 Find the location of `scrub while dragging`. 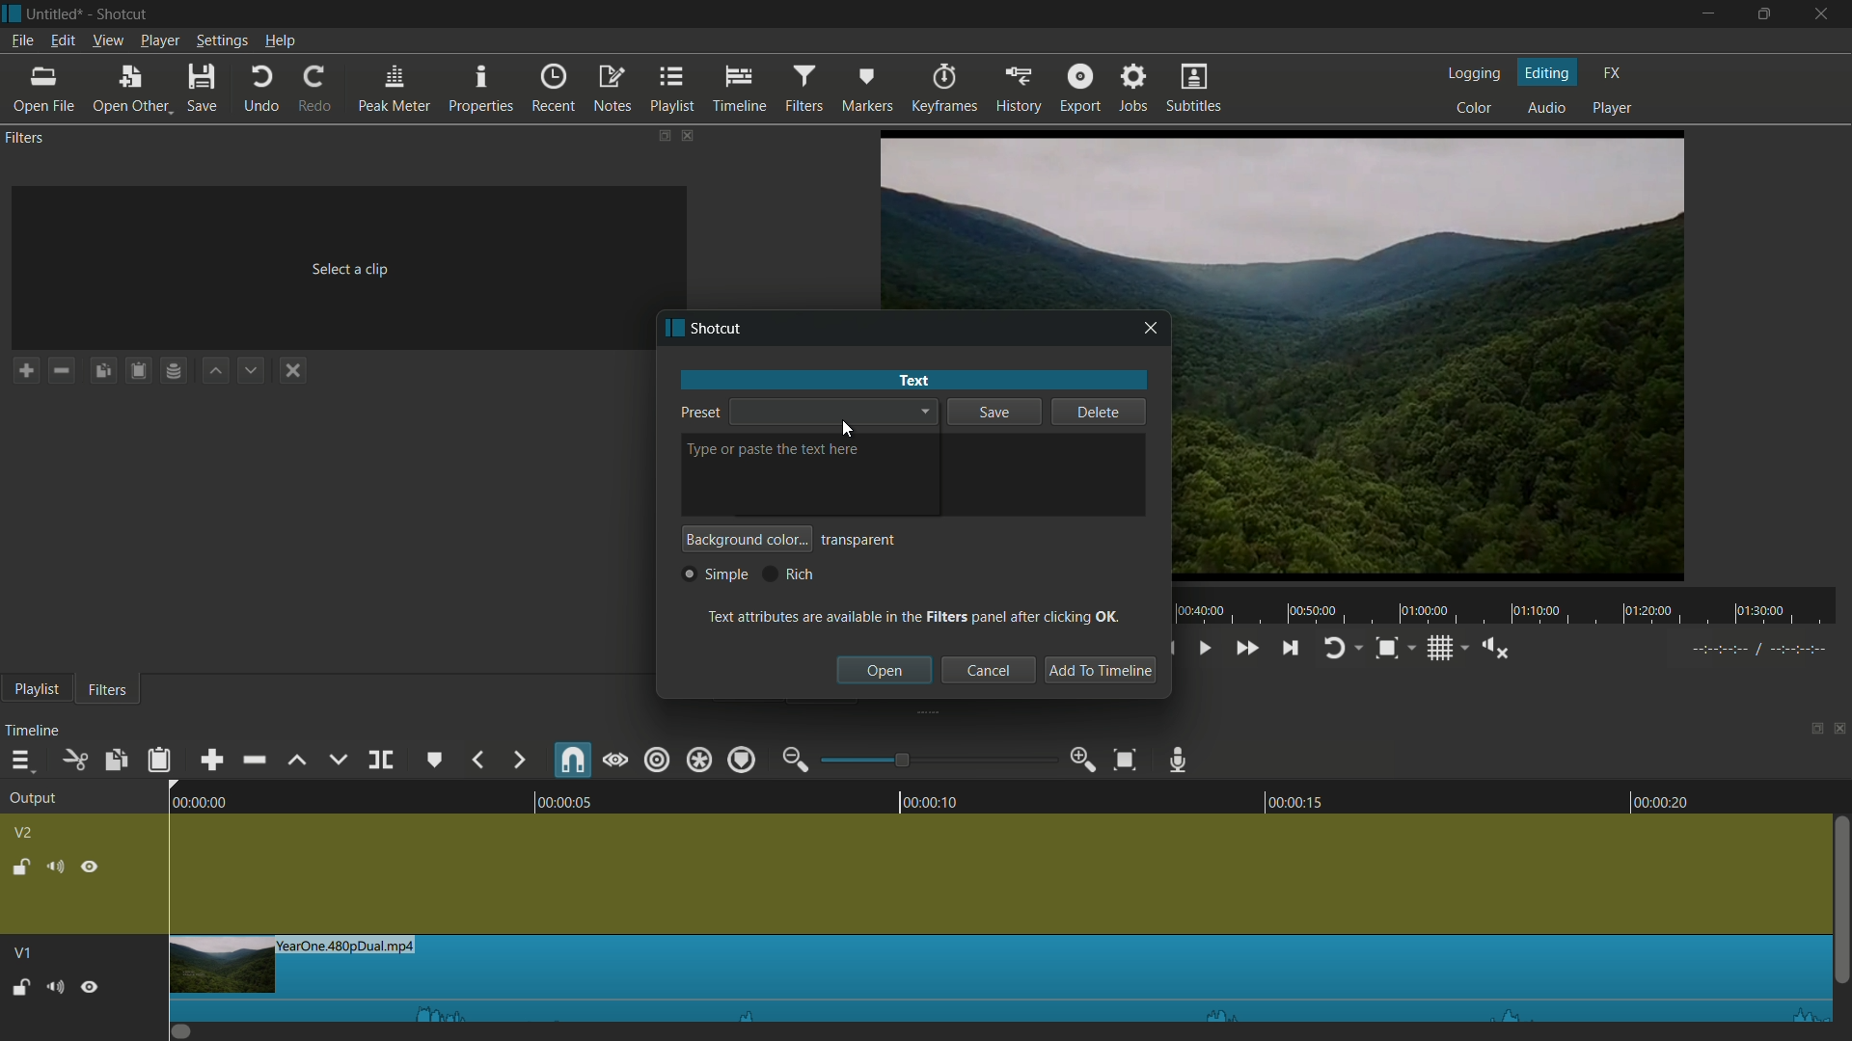

scrub while dragging is located at coordinates (616, 761).